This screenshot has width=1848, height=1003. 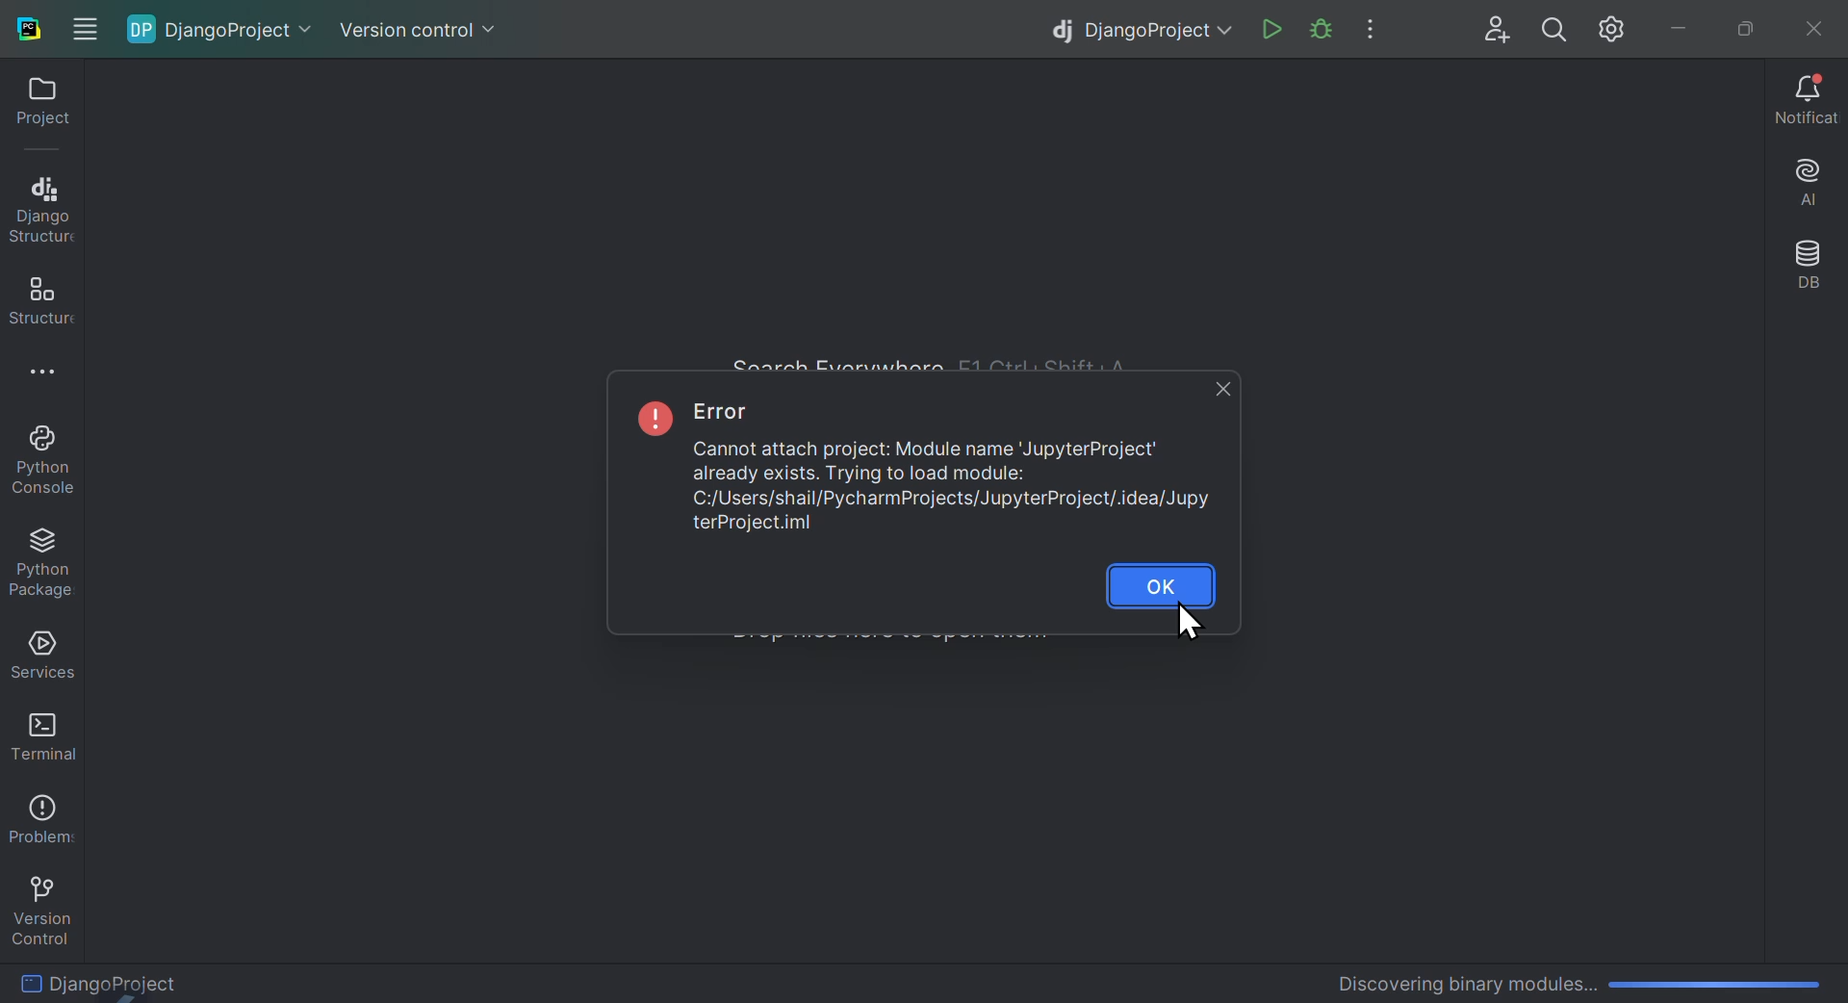 What do you see at coordinates (40, 906) in the screenshot?
I see `version control` at bounding box center [40, 906].